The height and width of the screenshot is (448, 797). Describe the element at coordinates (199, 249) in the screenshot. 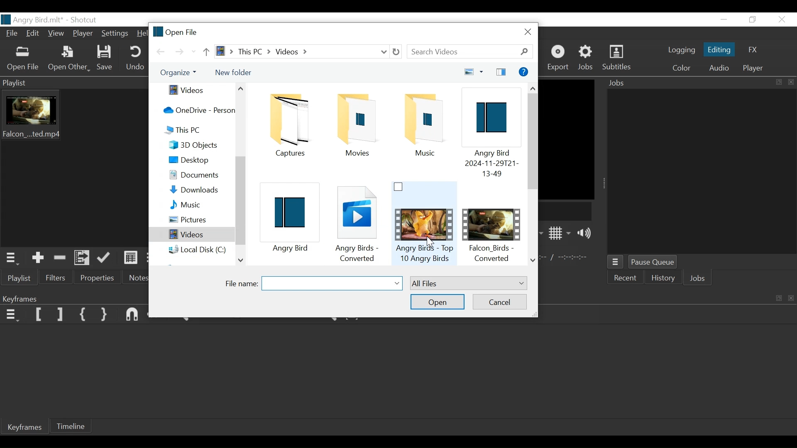

I see `Local Disk (C:)` at that location.